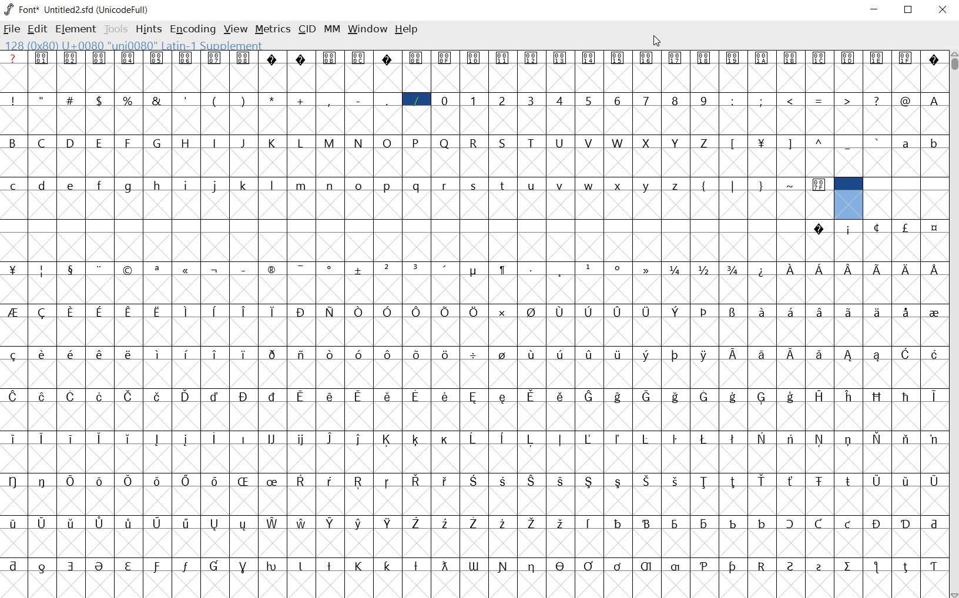 This screenshot has height=598, width=959. What do you see at coordinates (820, 142) in the screenshot?
I see `^` at bounding box center [820, 142].